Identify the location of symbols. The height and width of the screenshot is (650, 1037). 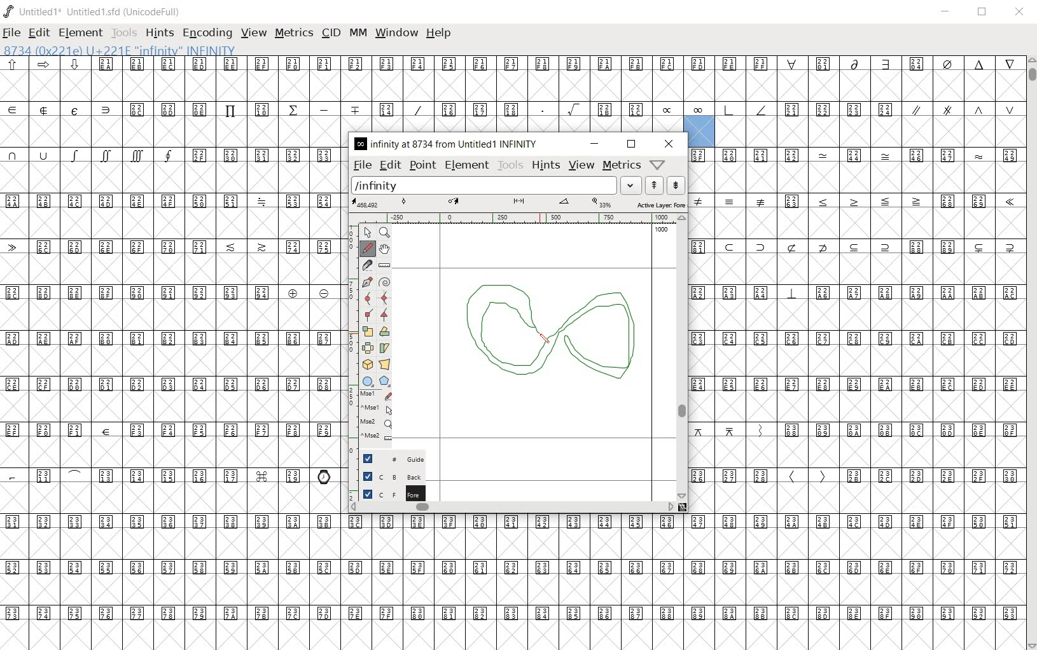
(963, 108).